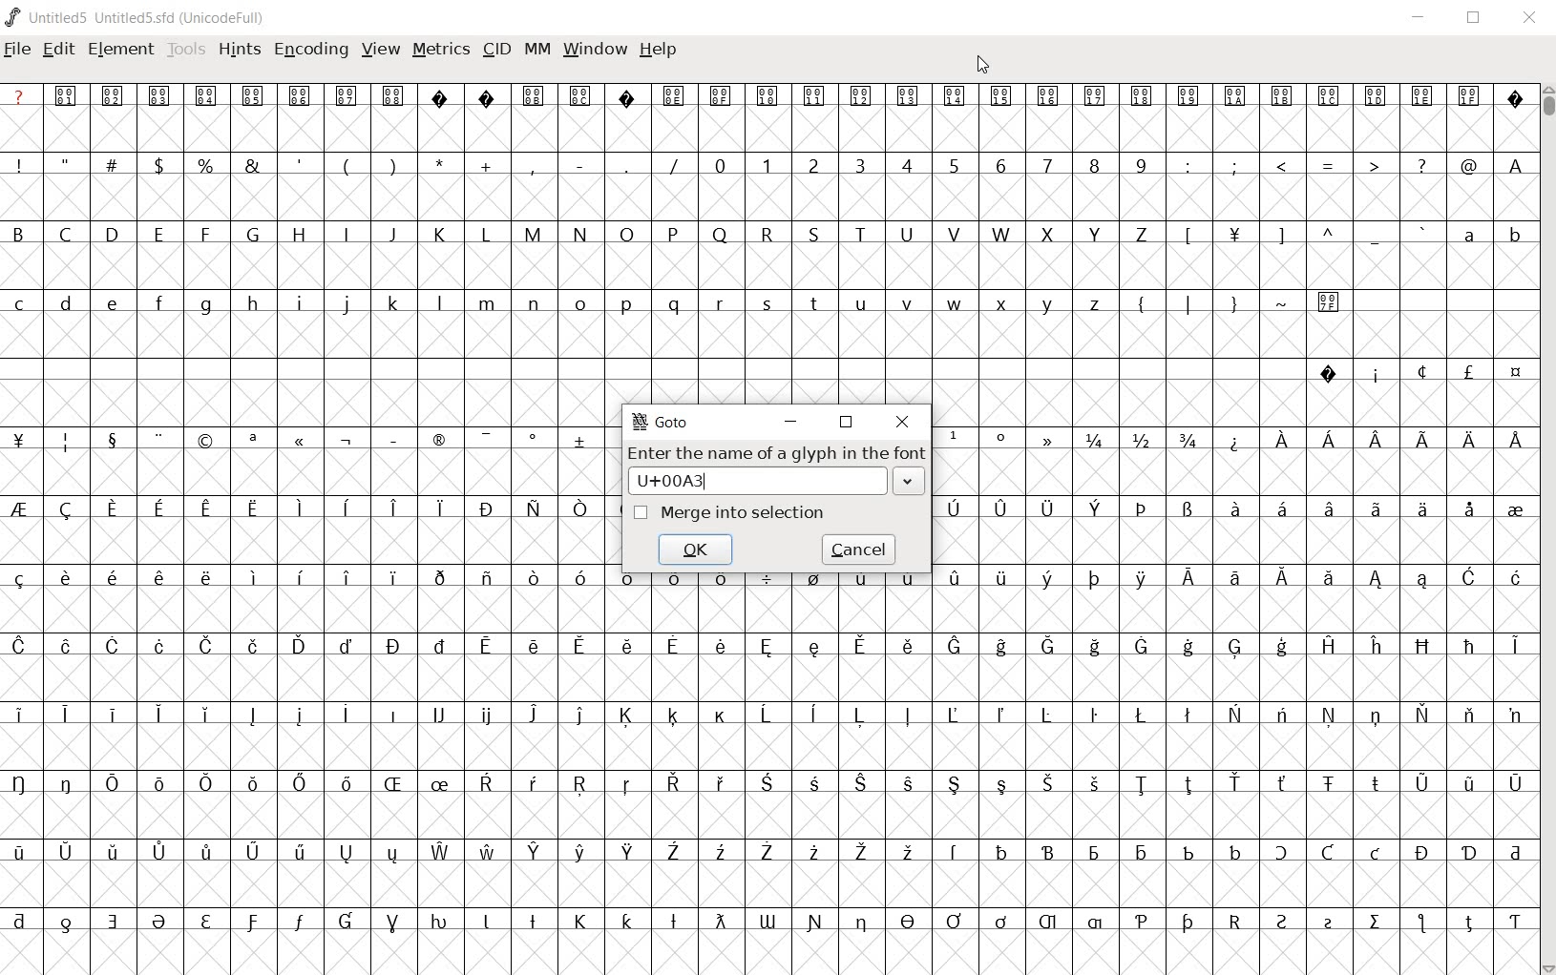 The width and height of the screenshot is (1556, 975). I want to click on Symbol, so click(1471, 579).